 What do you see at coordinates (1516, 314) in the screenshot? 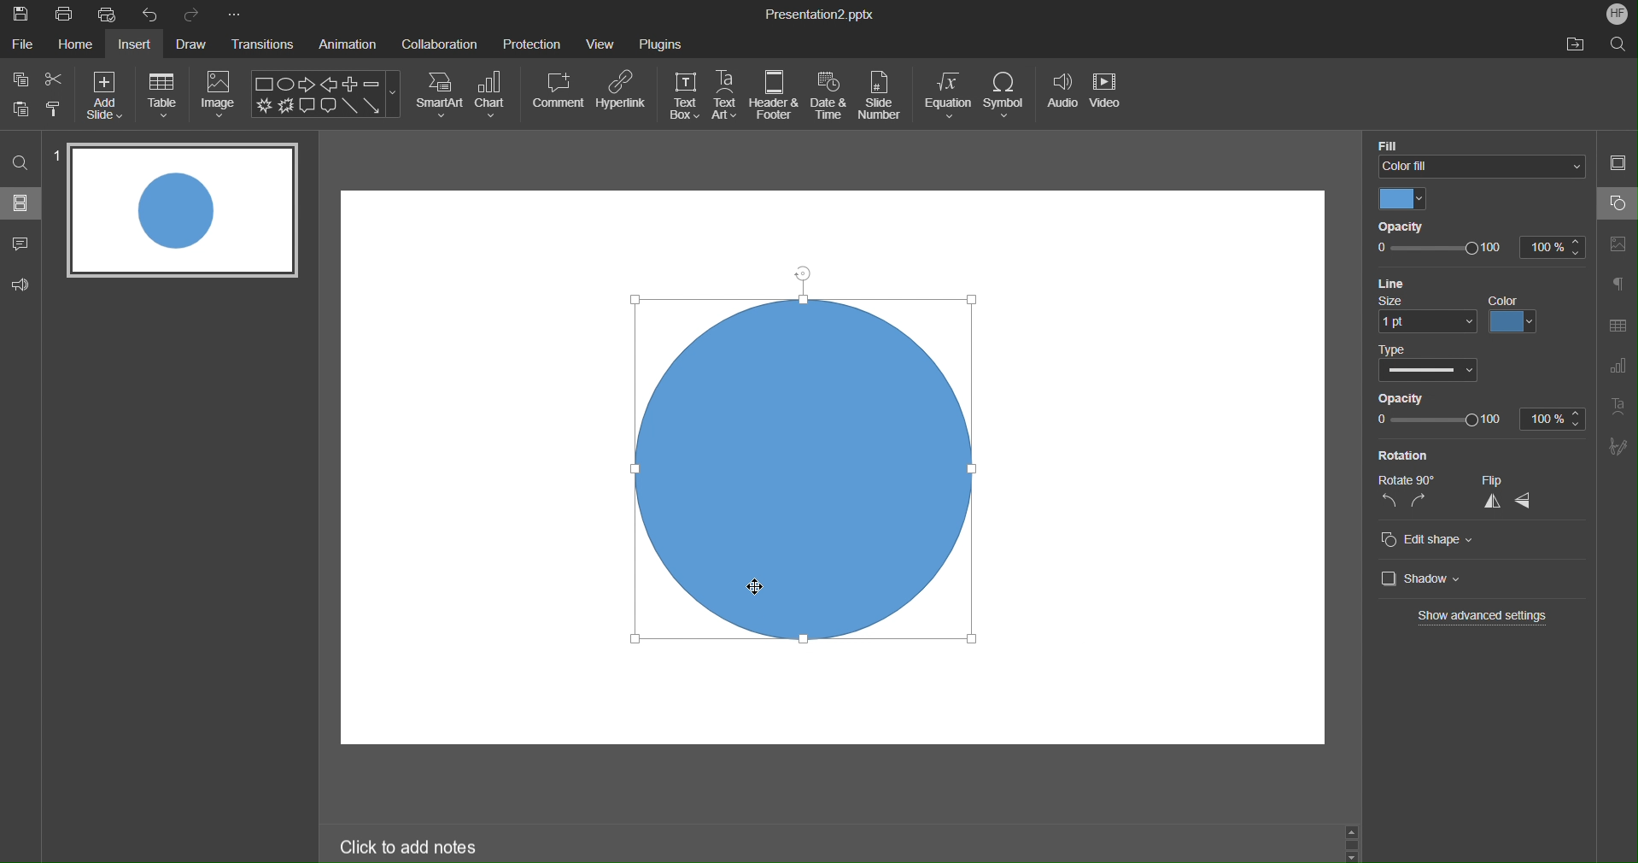
I see `color` at bounding box center [1516, 314].